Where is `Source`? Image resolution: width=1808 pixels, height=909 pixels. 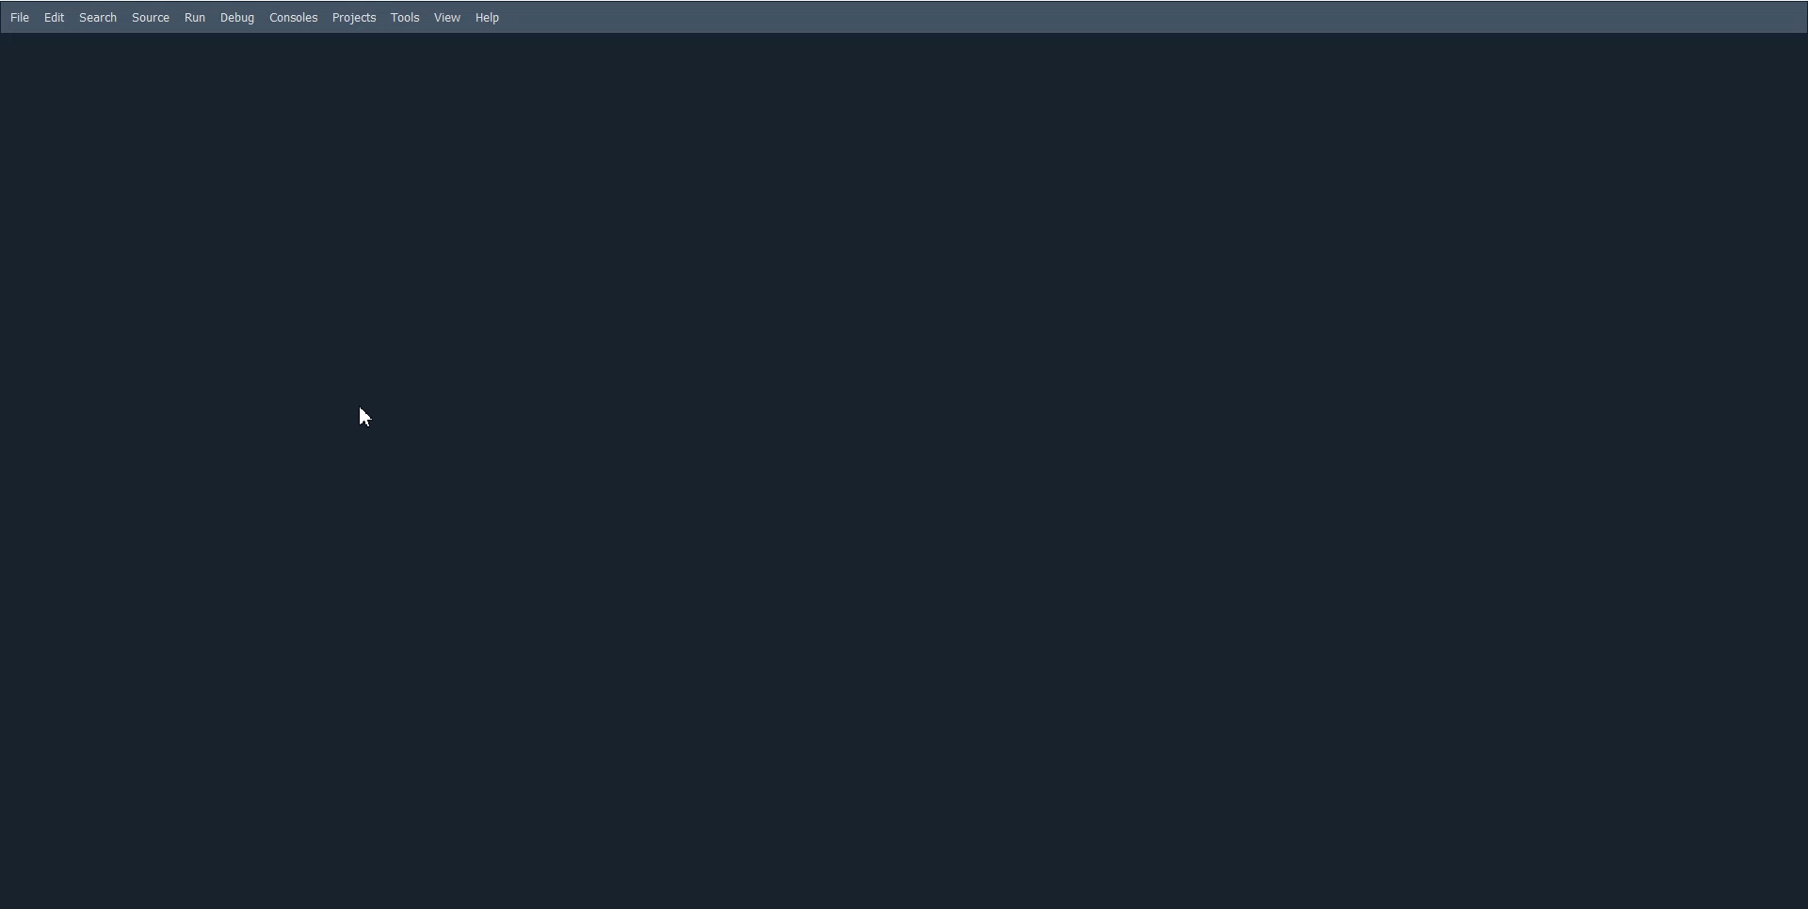 Source is located at coordinates (151, 17).